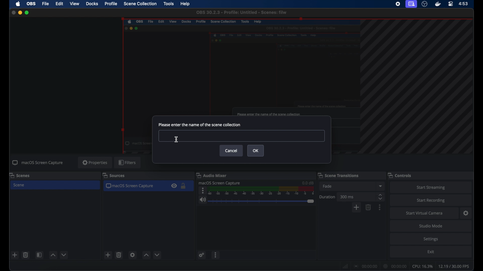 The width and height of the screenshot is (483, 271). I want to click on start streaming, so click(430, 187).